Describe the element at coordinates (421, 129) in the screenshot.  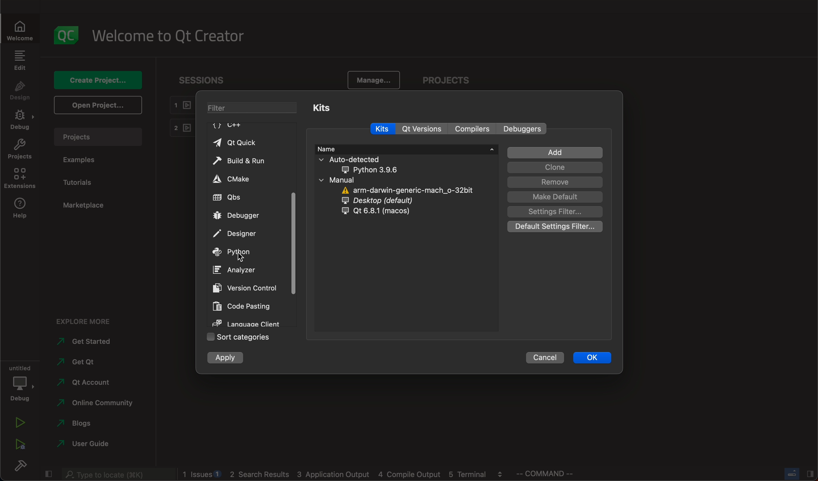
I see `version` at that location.